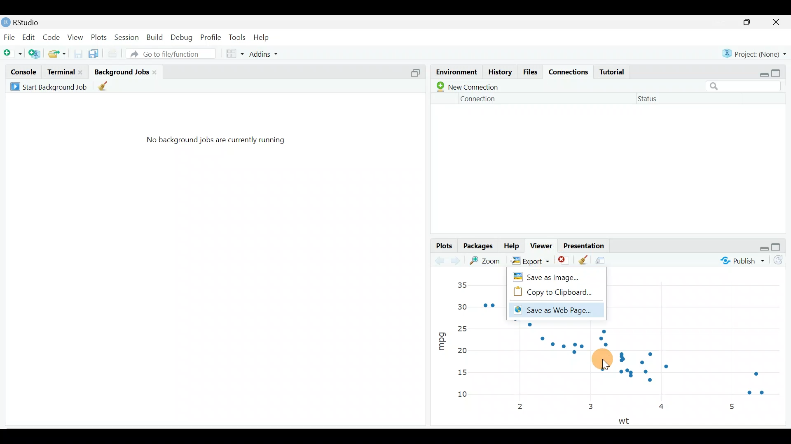 This screenshot has height=444, width=791. I want to click on Background jobs, so click(121, 69).